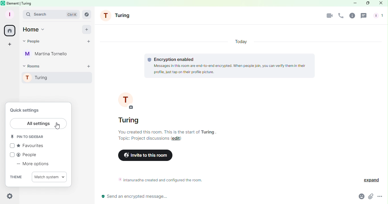 The image size is (388, 204). Describe the element at coordinates (3, 3) in the screenshot. I see `Element icon` at that location.